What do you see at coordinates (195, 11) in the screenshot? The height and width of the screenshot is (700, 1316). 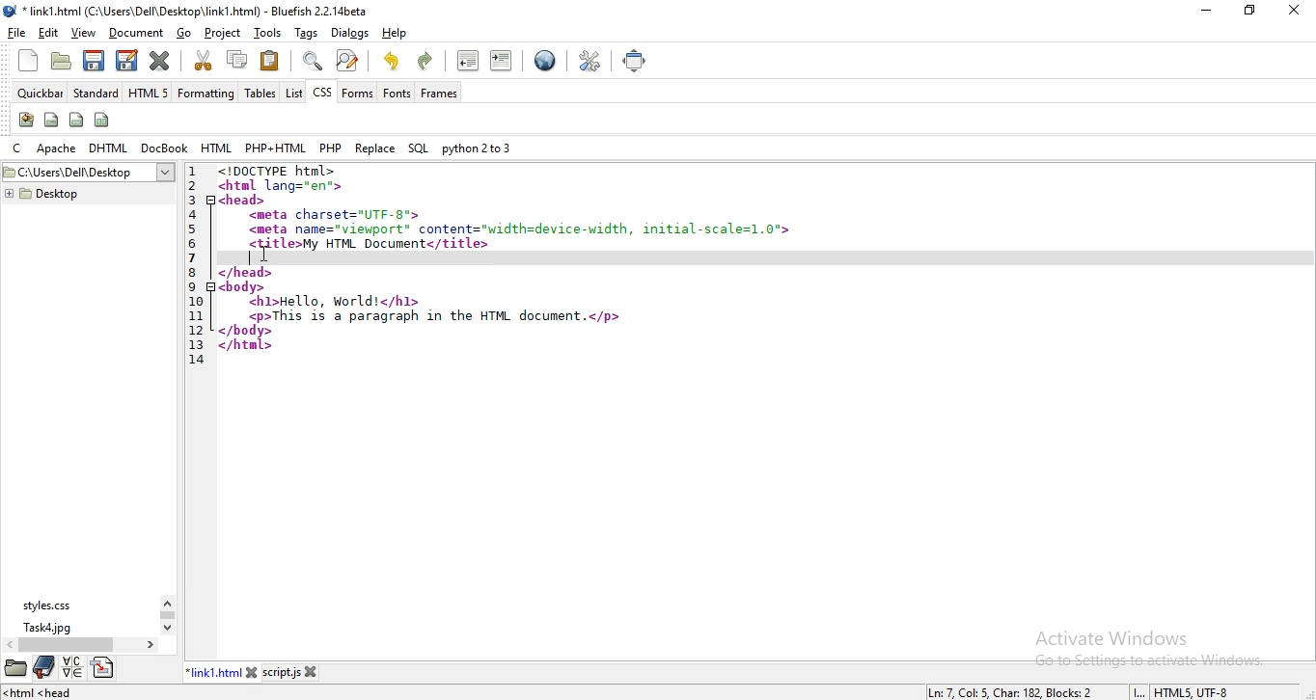 I see `title` at bounding box center [195, 11].